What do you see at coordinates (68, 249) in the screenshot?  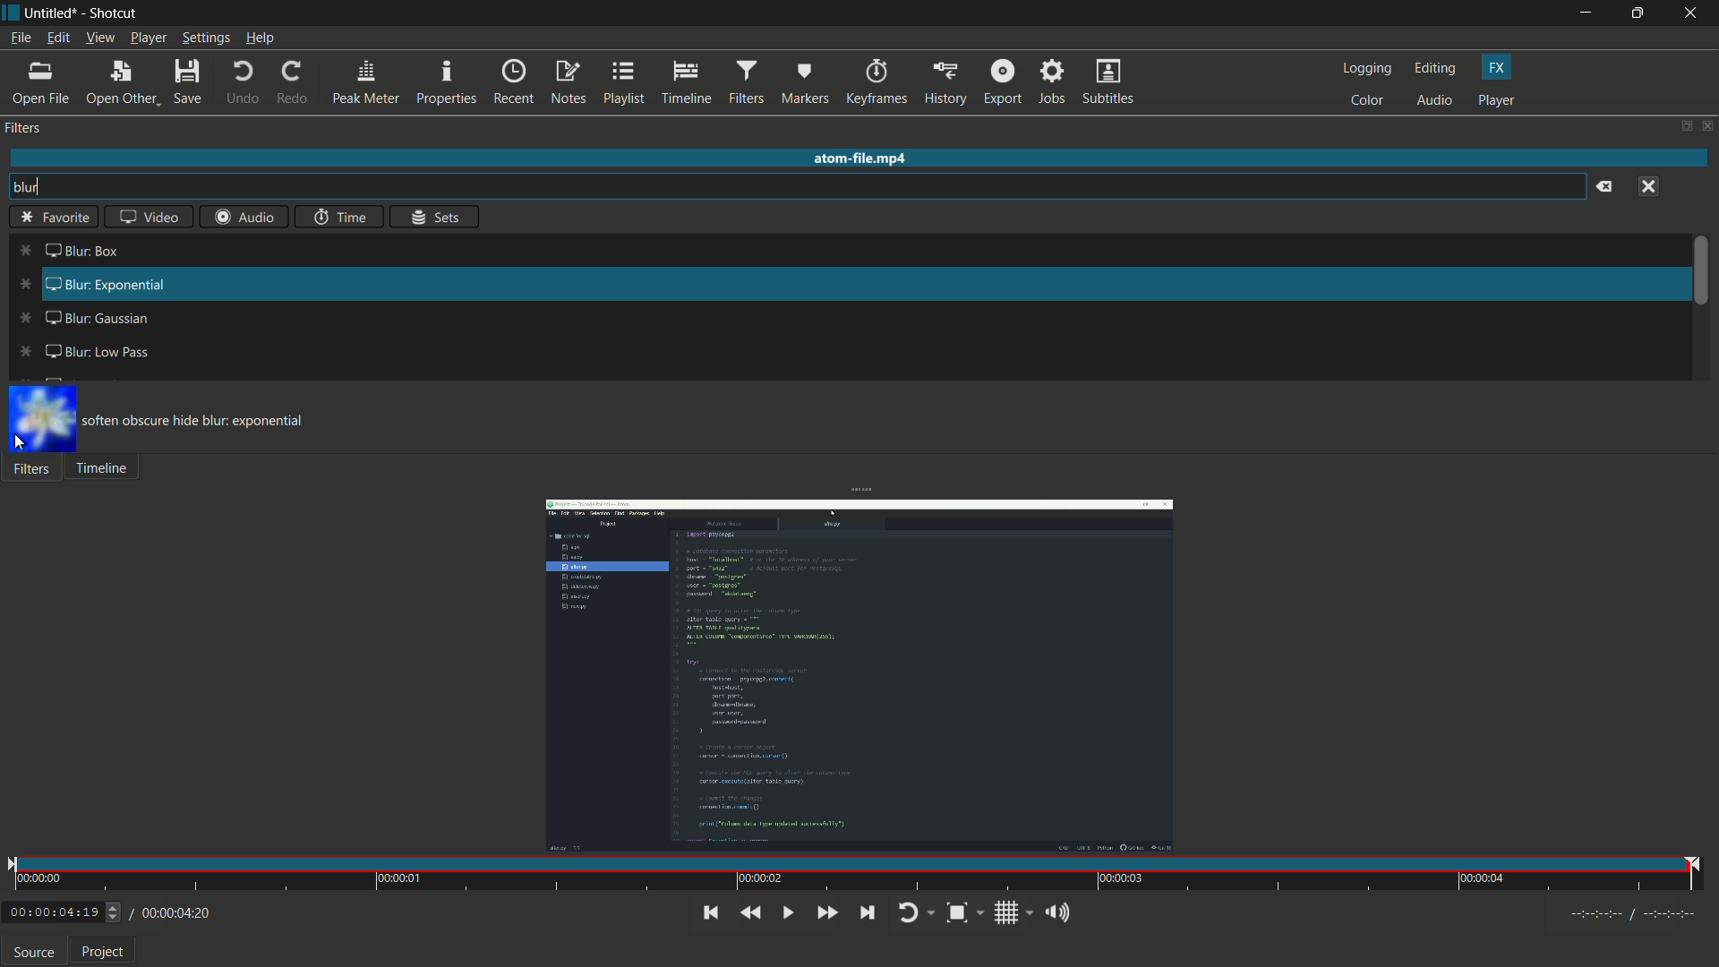 I see `blur box` at bounding box center [68, 249].